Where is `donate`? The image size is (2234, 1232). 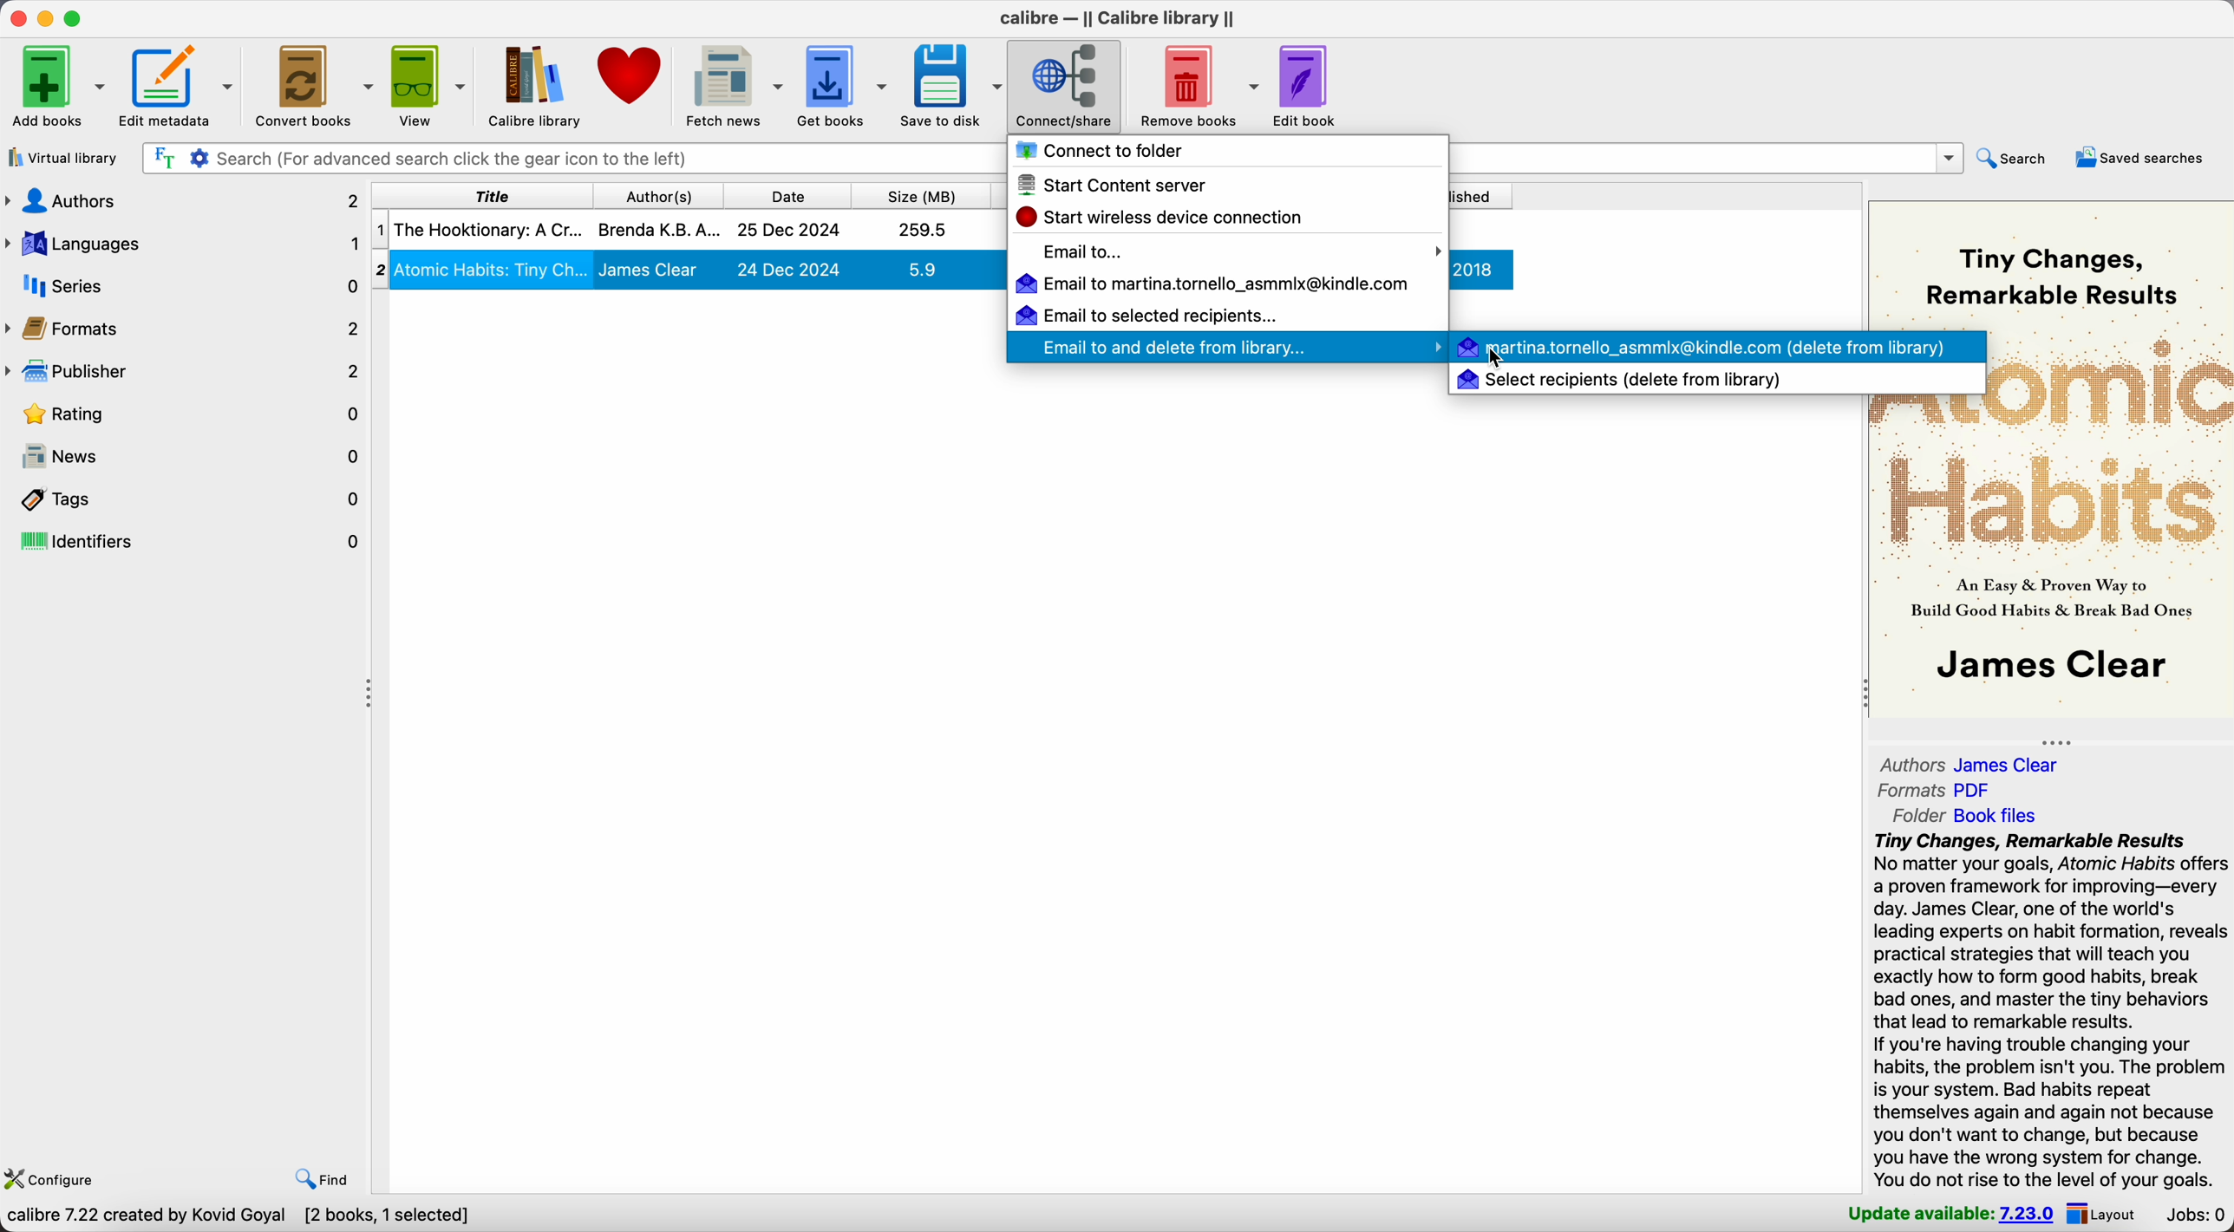
donate is located at coordinates (630, 75).